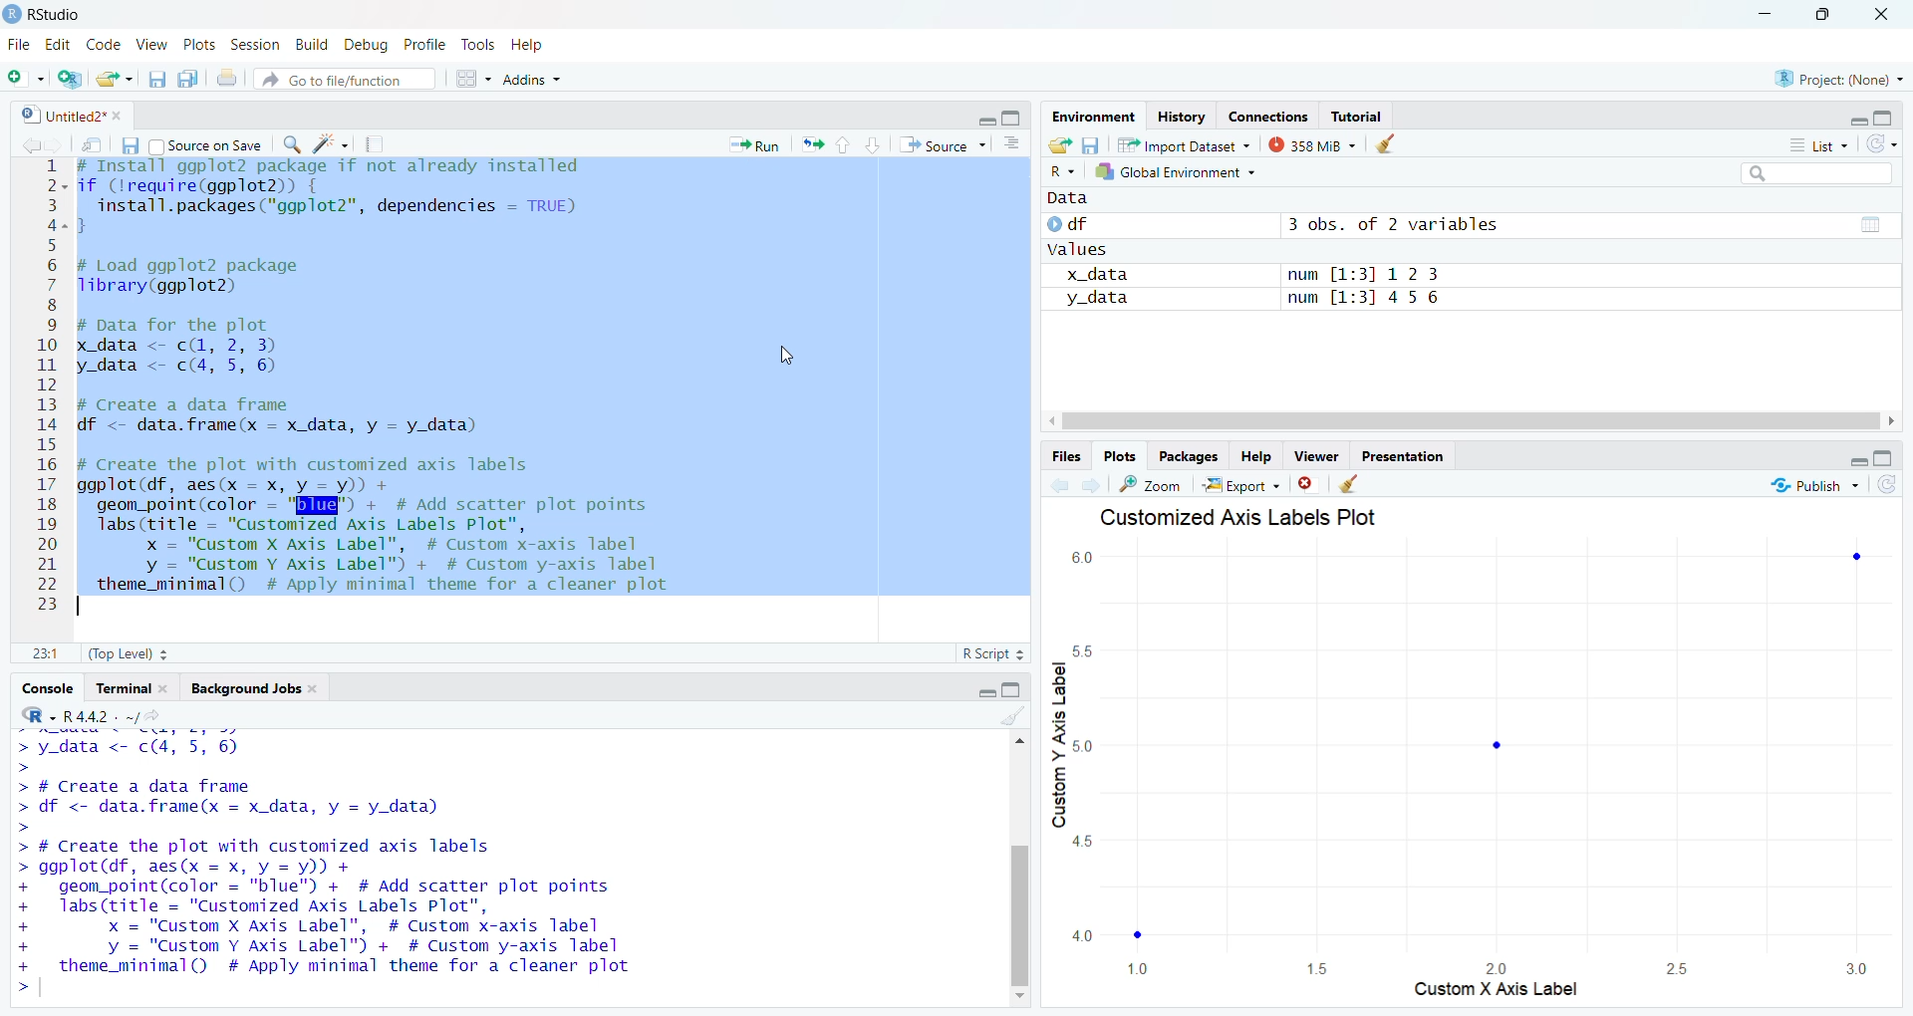 The image size is (1913, 1016). What do you see at coordinates (1892, 115) in the screenshot?
I see `maximise` at bounding box center [1892, 115].